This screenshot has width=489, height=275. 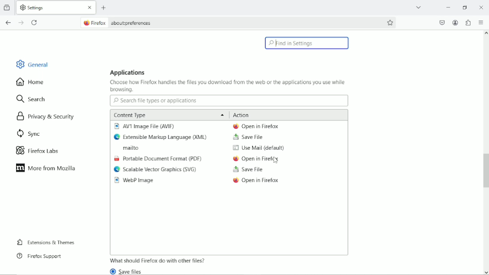 What do you see at coordinates (481, 22) in the screenshot?
I see `Open application menu` at bounding box center [481, 22].